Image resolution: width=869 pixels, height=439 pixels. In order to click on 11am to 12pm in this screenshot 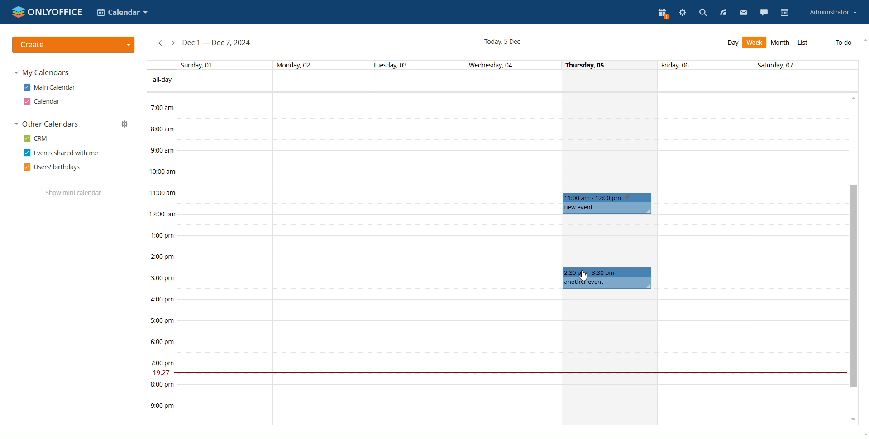, I will do `click(606, 197)`.